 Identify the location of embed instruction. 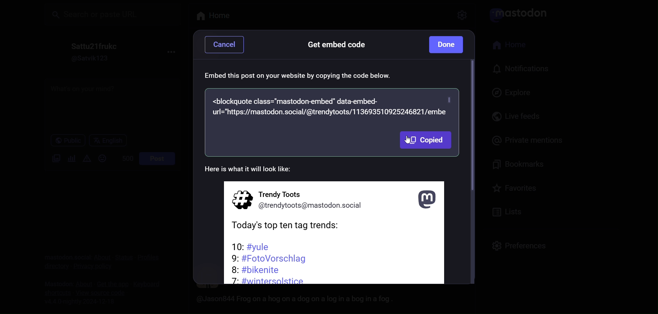
(300, 76).